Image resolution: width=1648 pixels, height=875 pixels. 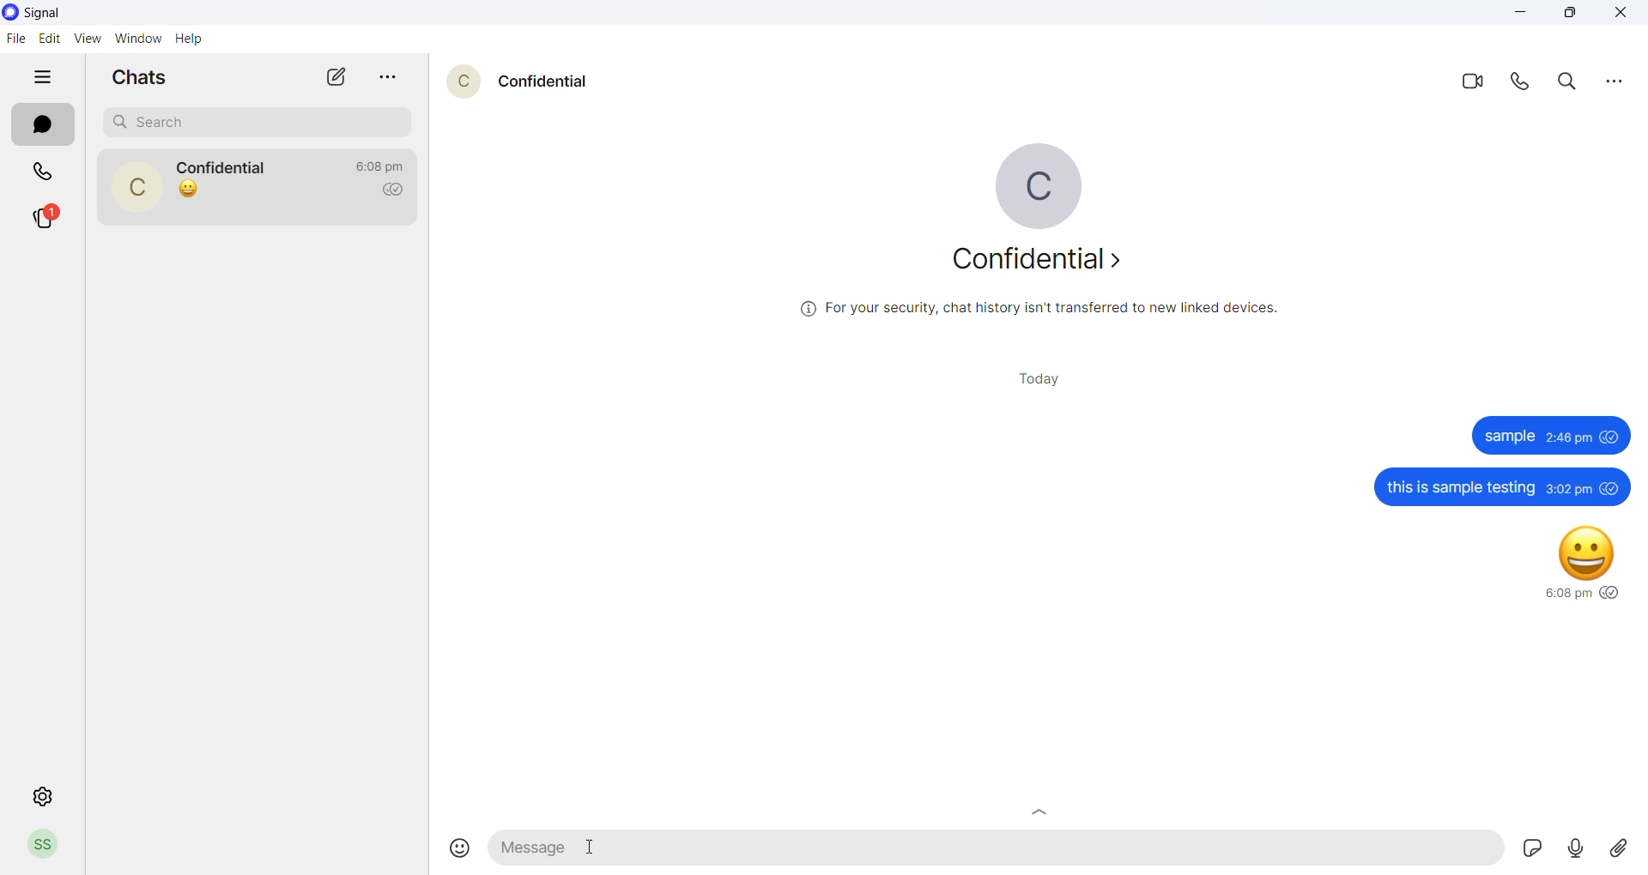 I want to click on search chat, so click(x=262, y=121).